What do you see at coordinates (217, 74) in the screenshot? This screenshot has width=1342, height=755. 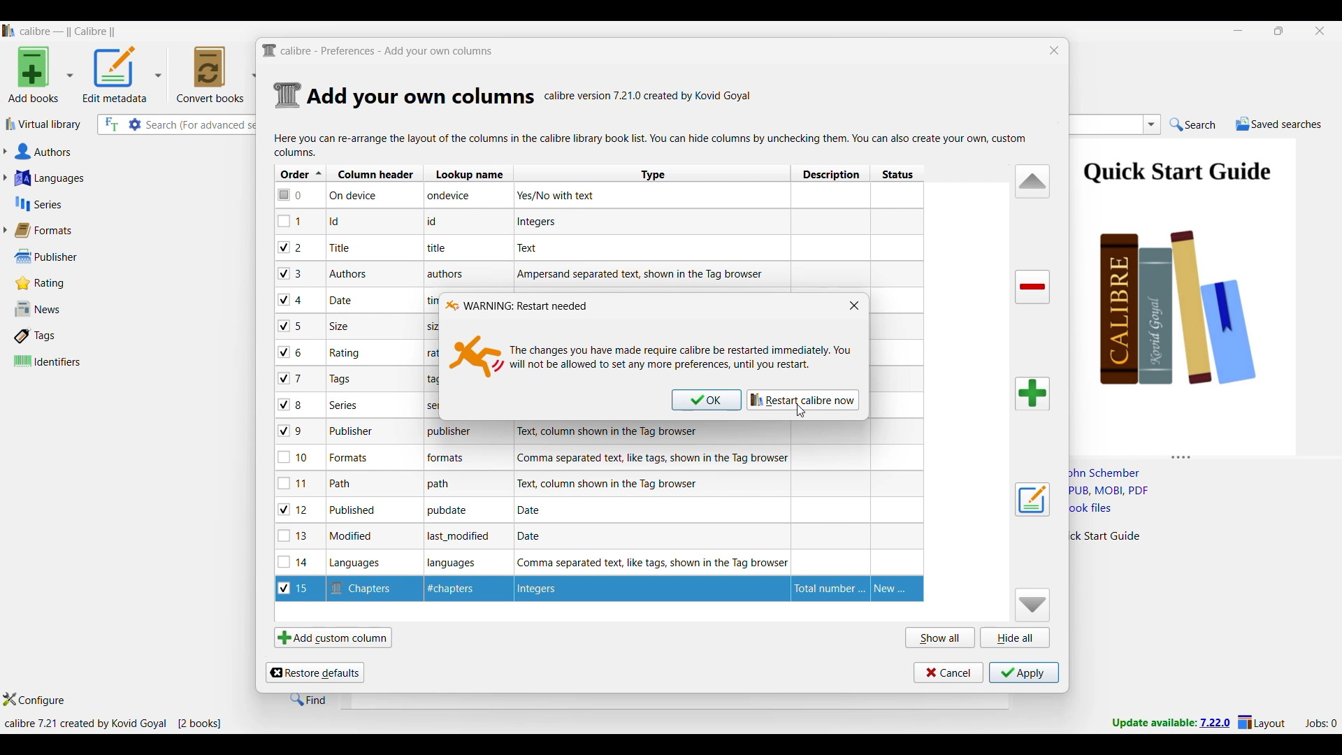 I see `Convert books options` at bounding box center [217, 74].